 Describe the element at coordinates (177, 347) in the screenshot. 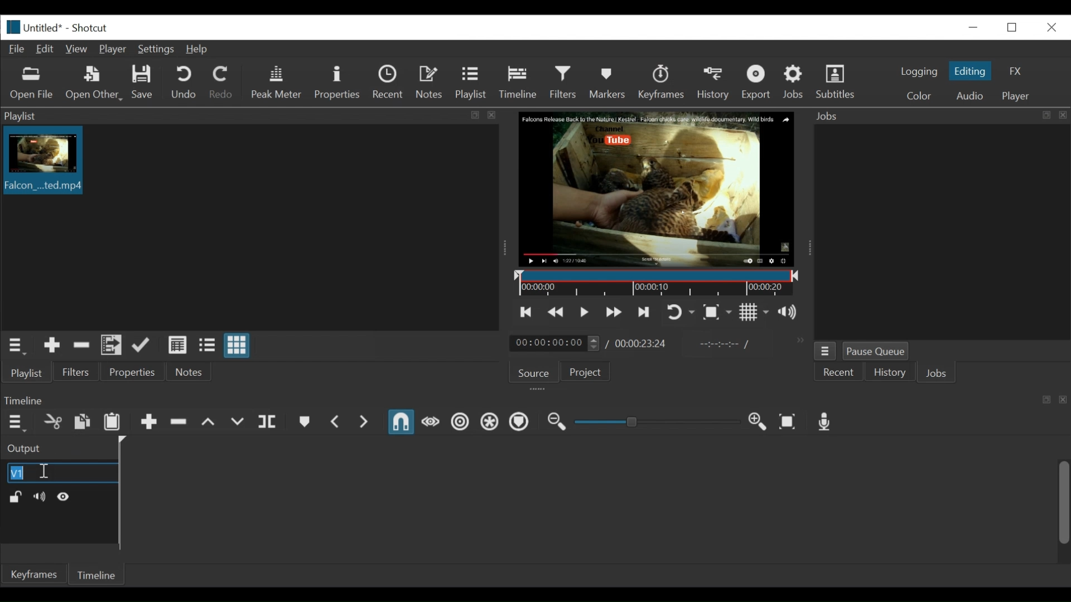

I see `View as detail` at that location.